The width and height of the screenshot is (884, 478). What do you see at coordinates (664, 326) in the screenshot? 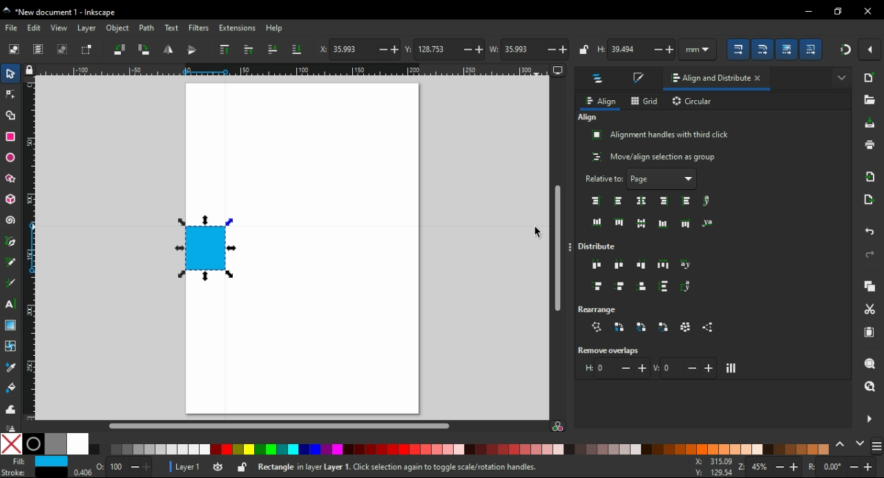
I see `exchange positions of selected objects - rotate around center point` at bounding box center [664, 326].